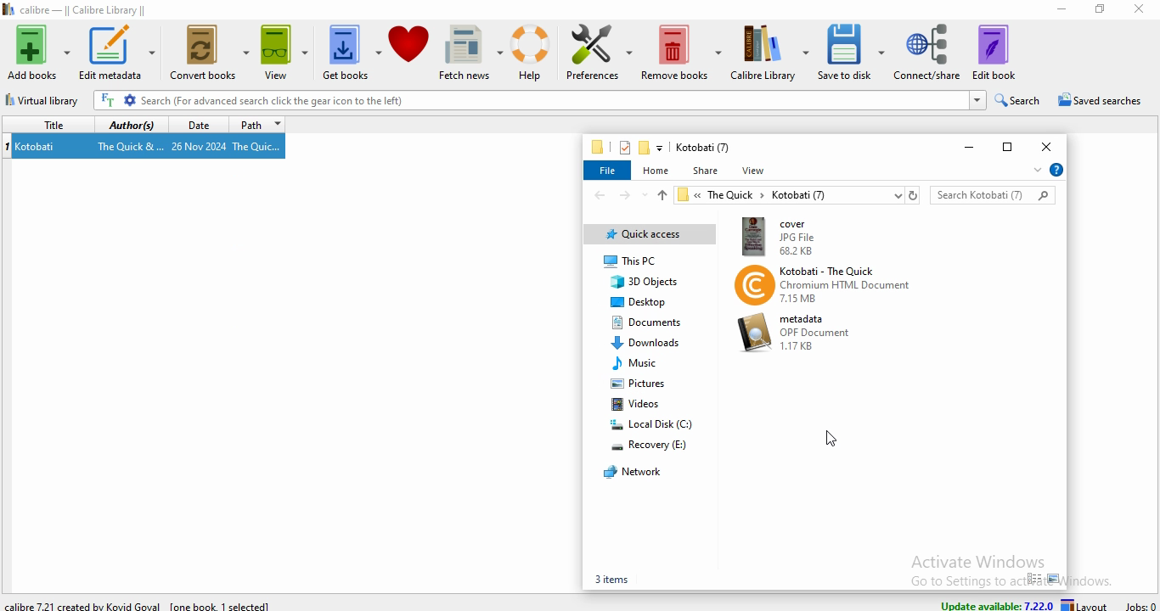 This screenshot has width=1160, height=611. Describe the element at coordinates (408, 52) in the screenshot. I see `donate to calibre` at that location.